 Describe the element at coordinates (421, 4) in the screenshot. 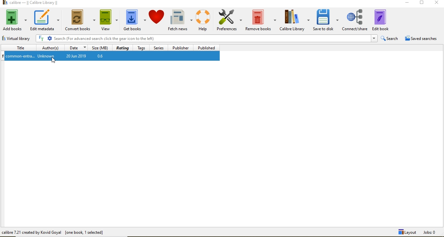

I see `Restore` at that location.